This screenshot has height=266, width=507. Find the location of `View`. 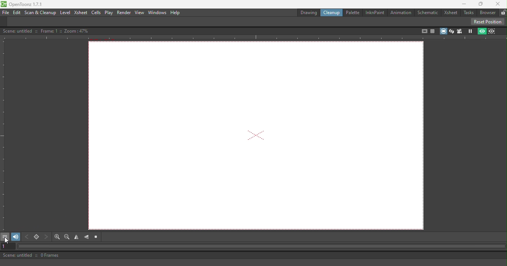

View is located at coordinates (139, 13).